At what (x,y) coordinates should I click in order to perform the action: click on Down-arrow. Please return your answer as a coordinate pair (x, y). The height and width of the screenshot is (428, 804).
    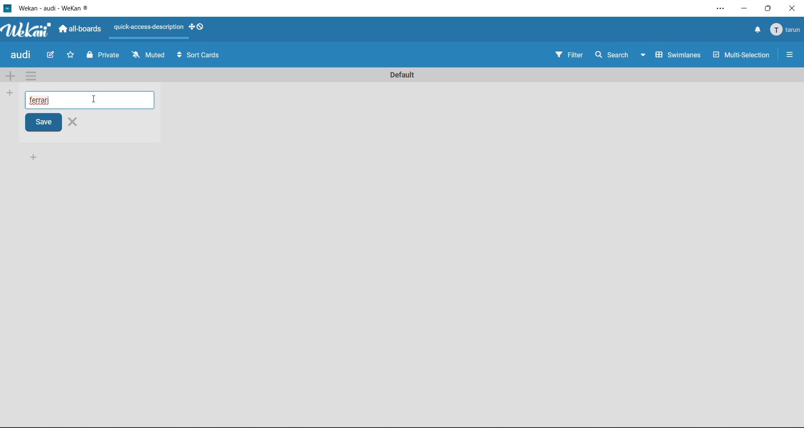
    Looking at the image, I should click on (642, 57).